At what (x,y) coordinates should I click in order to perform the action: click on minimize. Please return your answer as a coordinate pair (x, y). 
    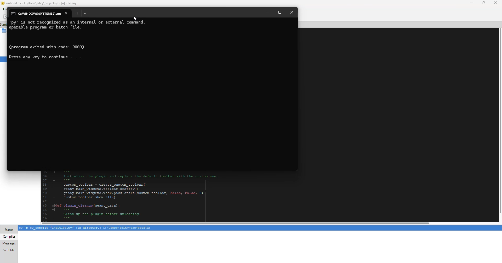
    Looking at the image, I should click on (267, 13).